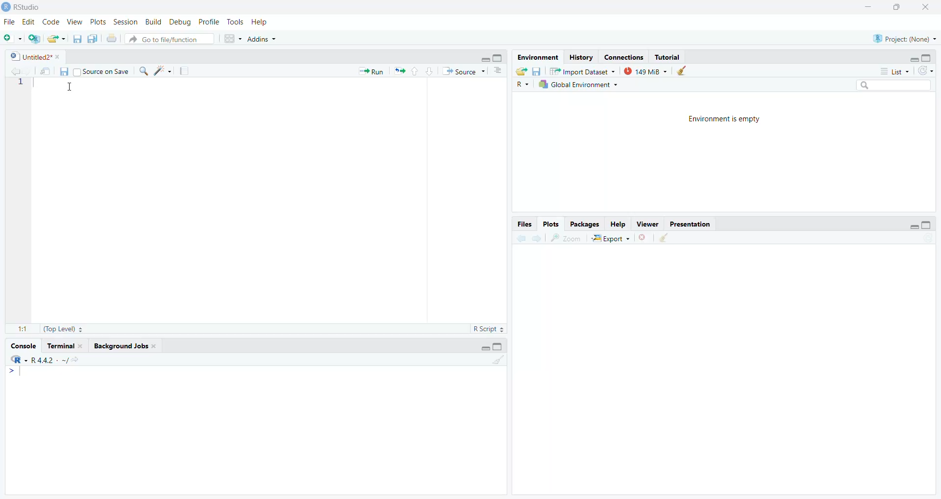  I want to click on R Script, so click(485, 329).